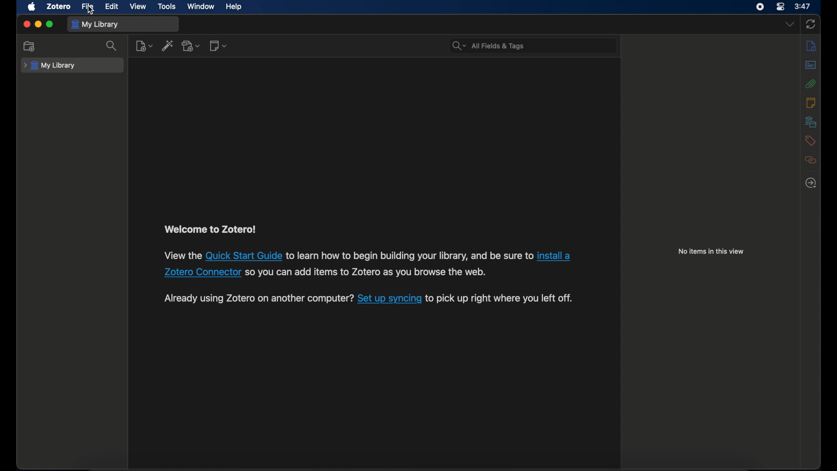 This screenshot has height=471, width=837. I want to click on welcome to zotero, so click(209, 229).